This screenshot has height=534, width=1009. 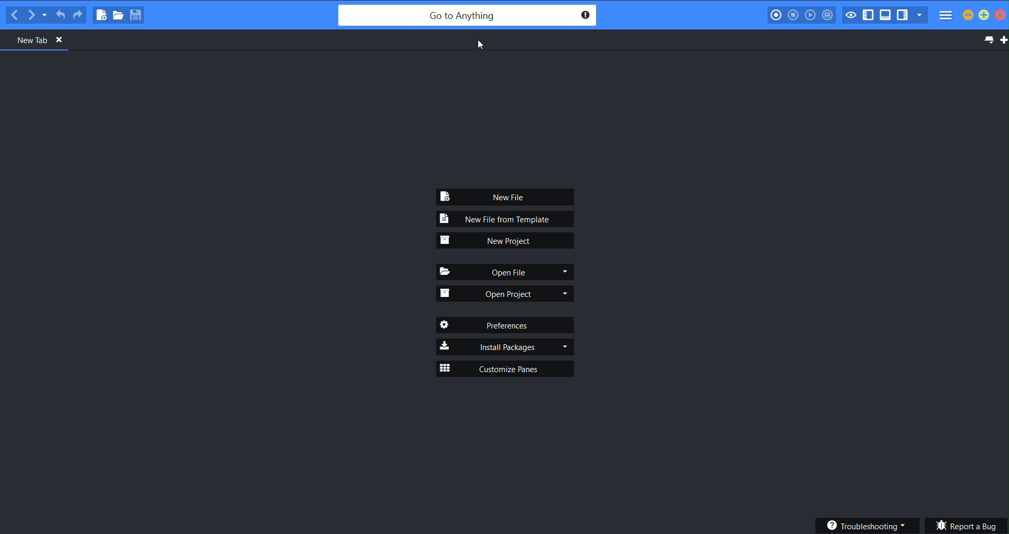 What do you see at coordinates (984, 15) in the screenshot?
I see `maximize` at bounding box center [984, 15].